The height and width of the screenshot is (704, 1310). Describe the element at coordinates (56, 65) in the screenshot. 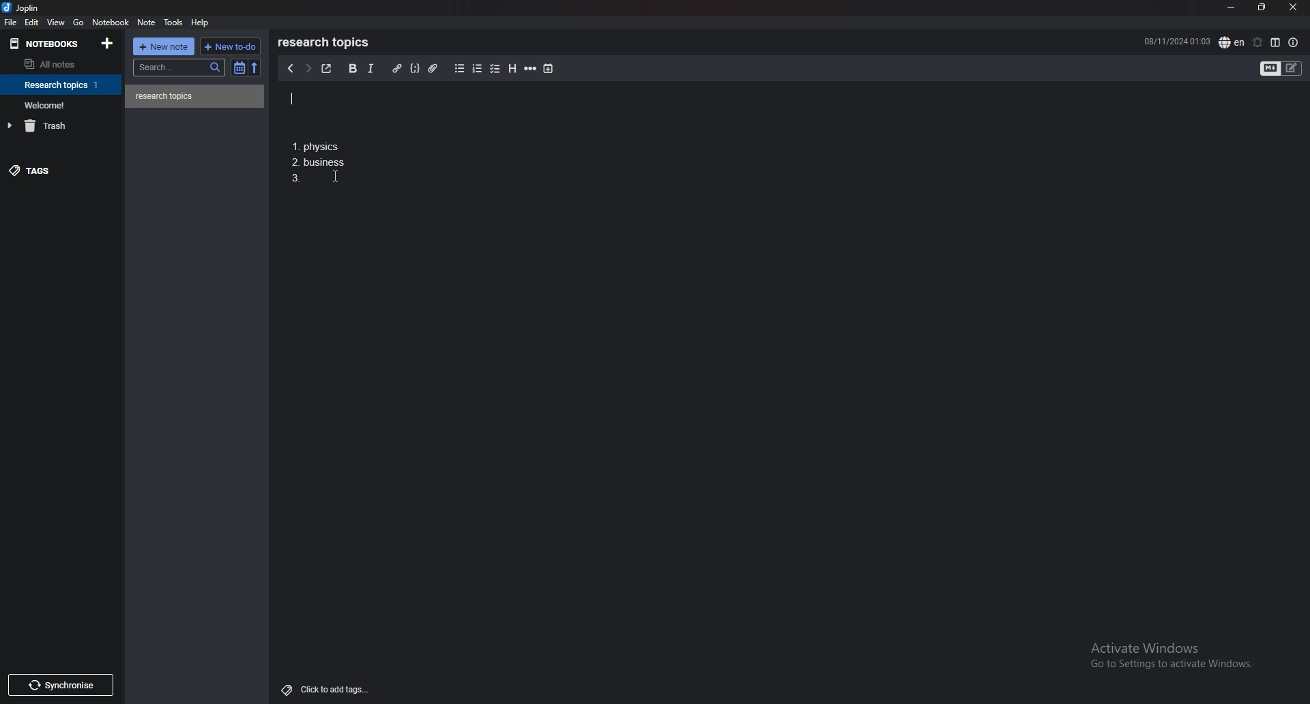

I see `all notes` at that location.